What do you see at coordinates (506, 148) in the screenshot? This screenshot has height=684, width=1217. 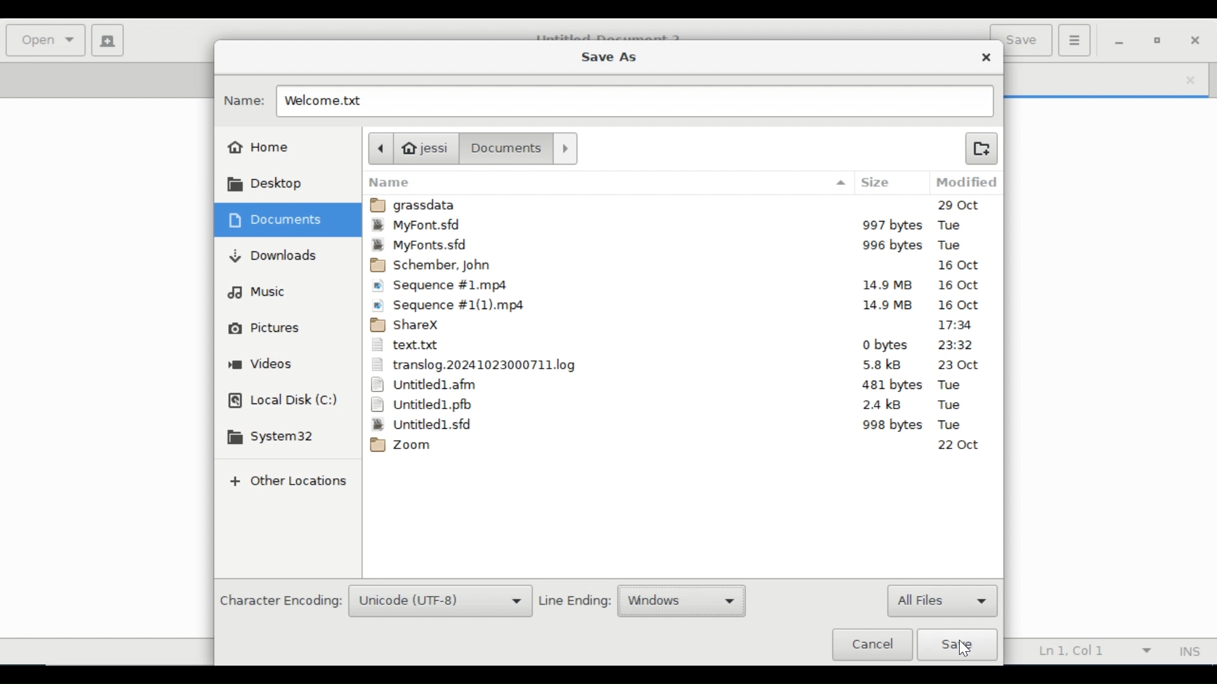 I see `Document` at bounding box center [506, 148].